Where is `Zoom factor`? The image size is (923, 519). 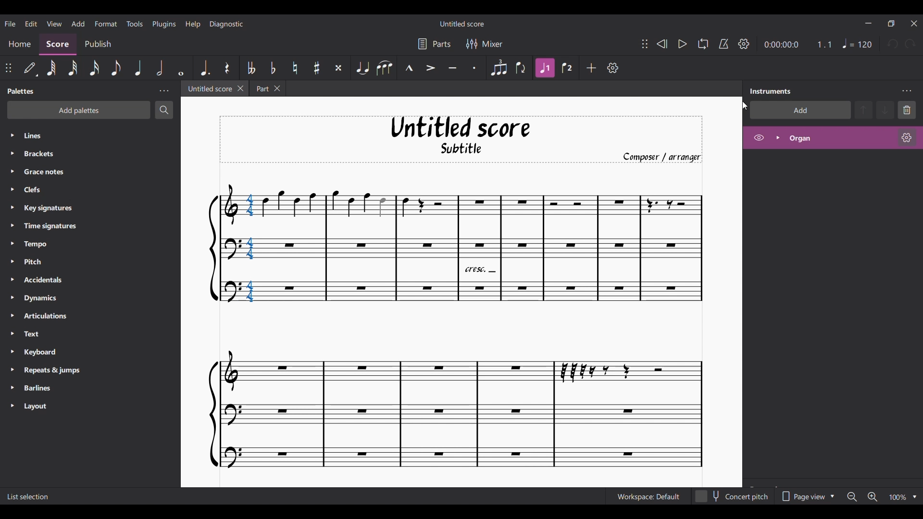
Zoom factor is located at coordinates (898, 497).